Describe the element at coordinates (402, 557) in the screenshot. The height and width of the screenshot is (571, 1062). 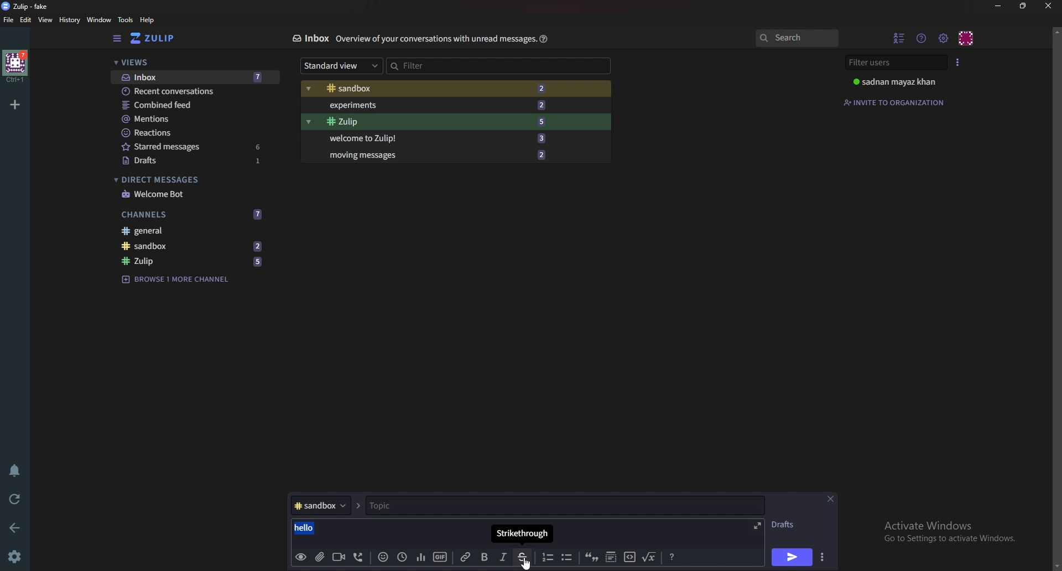
I see `Global time` at that location.